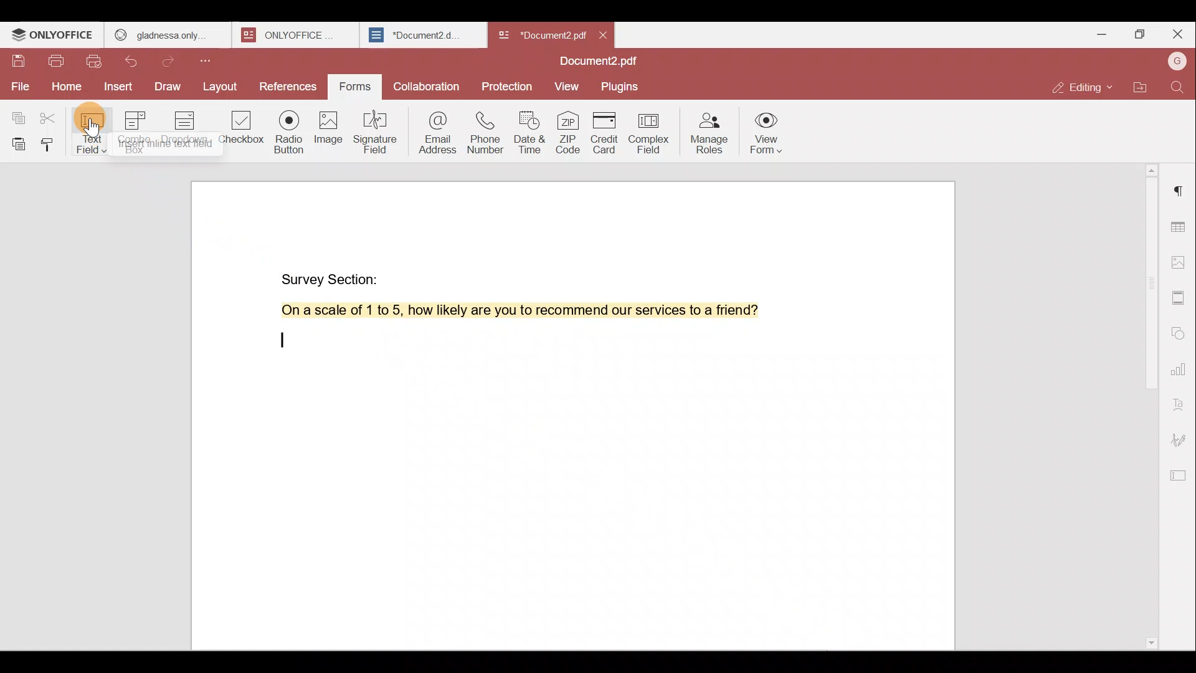 This screenshot has width=1196, height=673. What do you see at coordinates (118, 88) in the screenshot?
I see `Insert` at bounding box center [118, 88].